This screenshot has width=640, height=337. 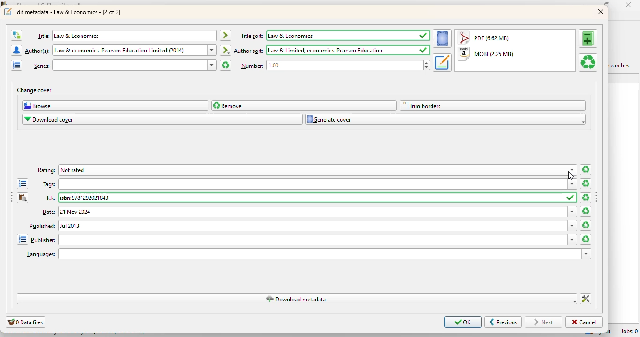 What do you see at coordinates (225, 36) in the screenshot?
I see `immediately create the title sort entry based on the the current title entry` at bounding box center [225, 36].